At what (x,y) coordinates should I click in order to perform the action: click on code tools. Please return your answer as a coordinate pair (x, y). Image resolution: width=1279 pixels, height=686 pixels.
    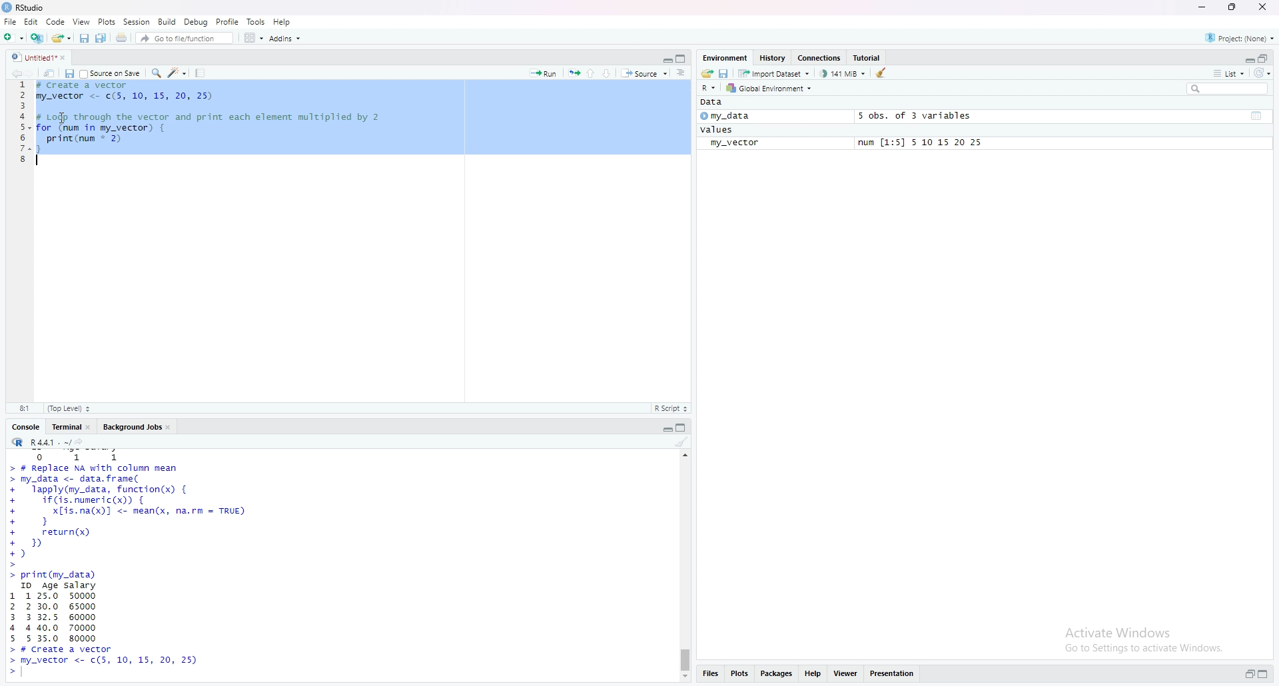
    Looking at the image, I should click on (178, 73).